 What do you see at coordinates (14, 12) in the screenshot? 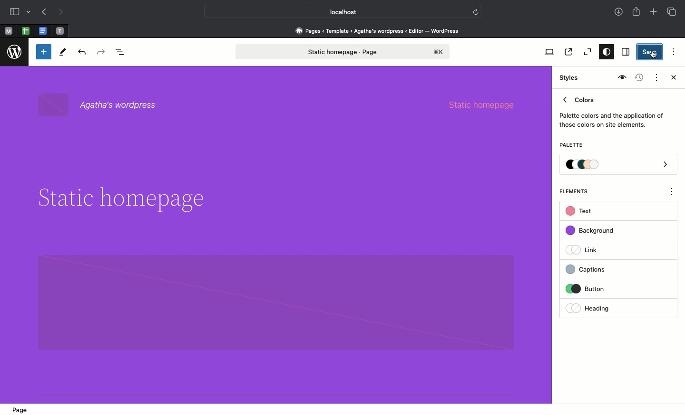
I see `Sidebar` at bounding box center [14, 12].